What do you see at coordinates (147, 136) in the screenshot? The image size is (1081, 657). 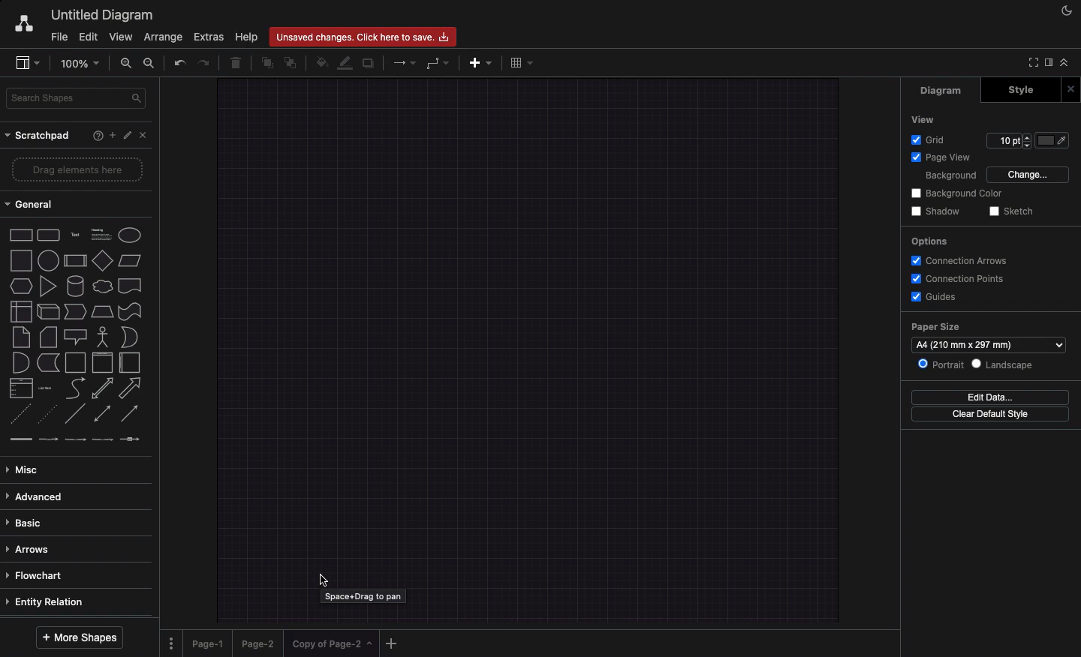 I see `Close` at bounding box center [147, 136].